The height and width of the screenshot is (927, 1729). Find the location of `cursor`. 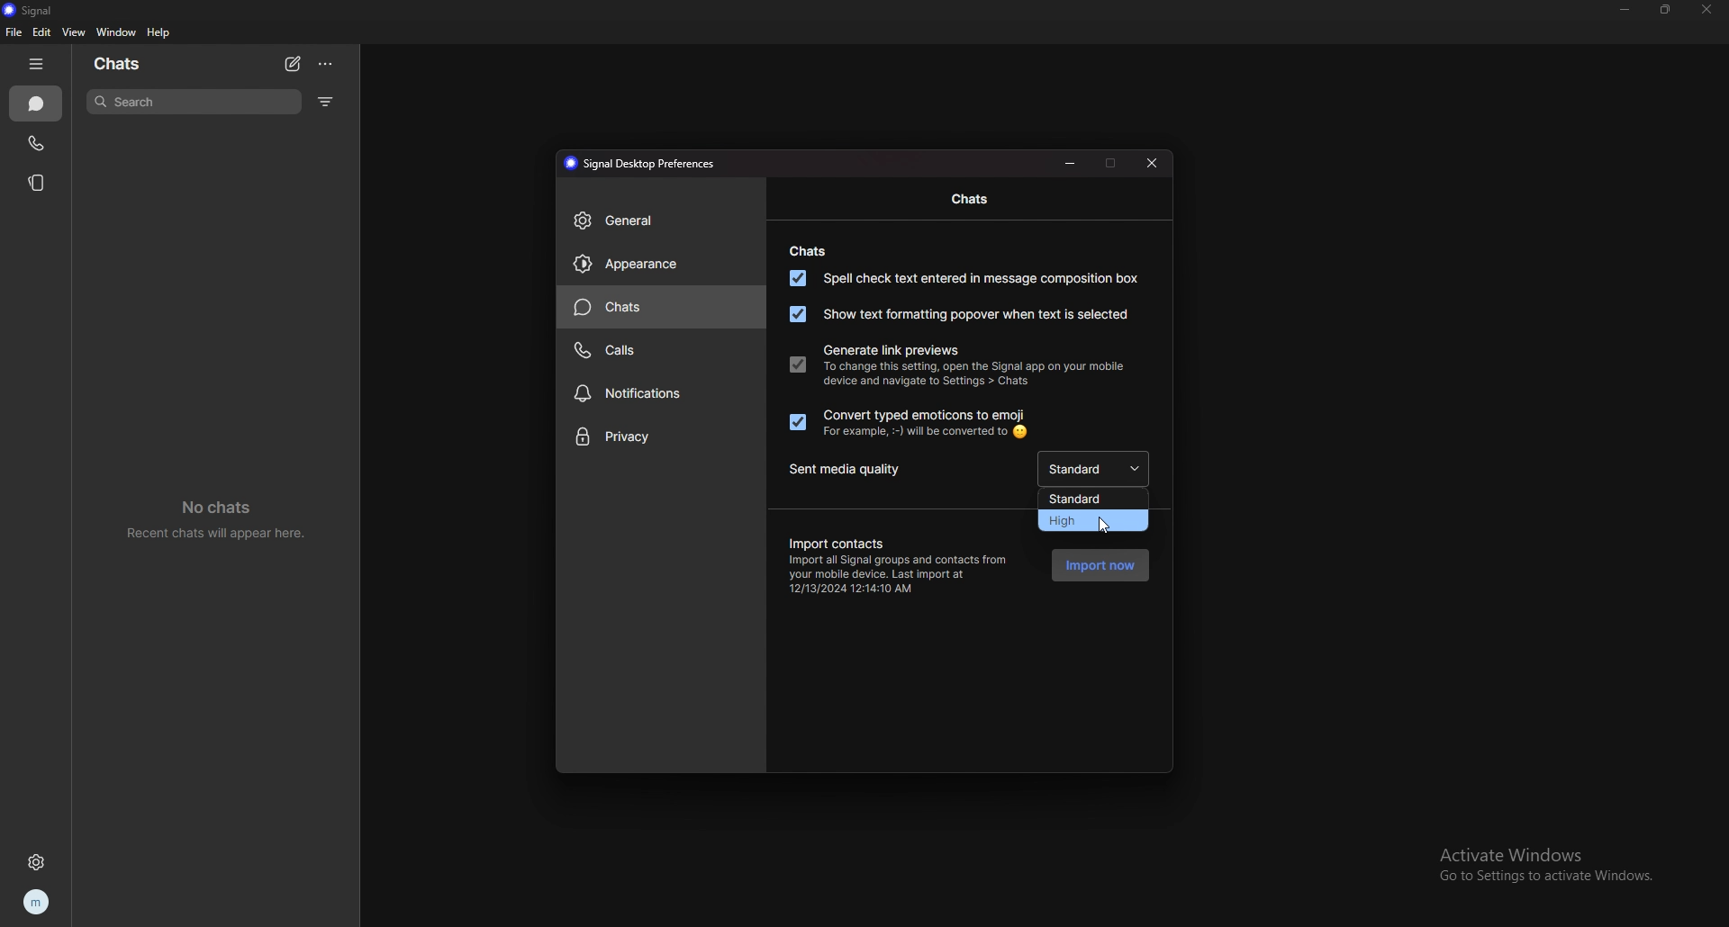

cursor is located at coordinates (1103, 523).